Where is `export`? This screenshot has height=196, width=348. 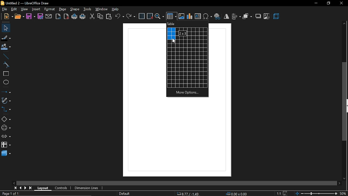 export is located at coordinates (58, 17).